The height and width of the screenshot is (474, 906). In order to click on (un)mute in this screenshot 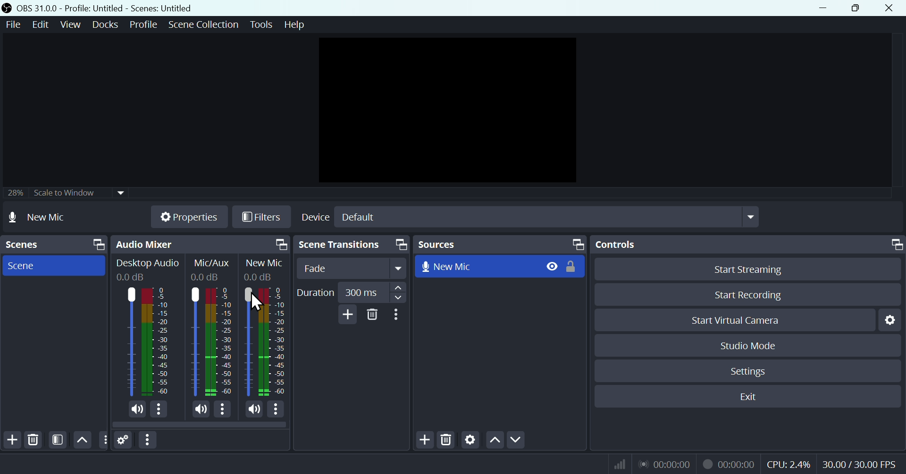, I will do `click(253, 409)`.